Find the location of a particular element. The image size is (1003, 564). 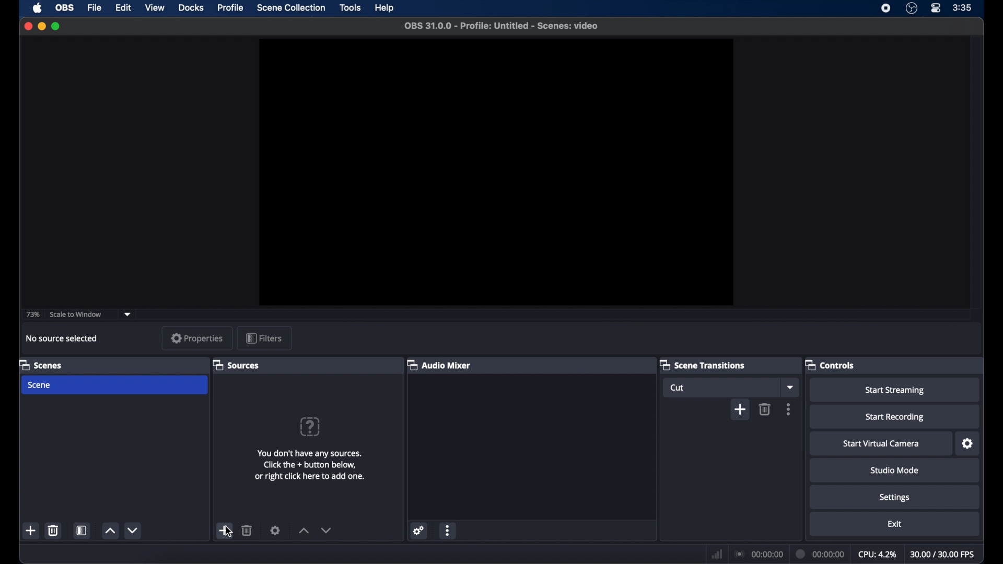

question mark is located at coordinates (310, 426).